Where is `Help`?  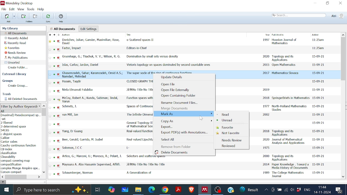 Help is located at coordinates (60, 18).